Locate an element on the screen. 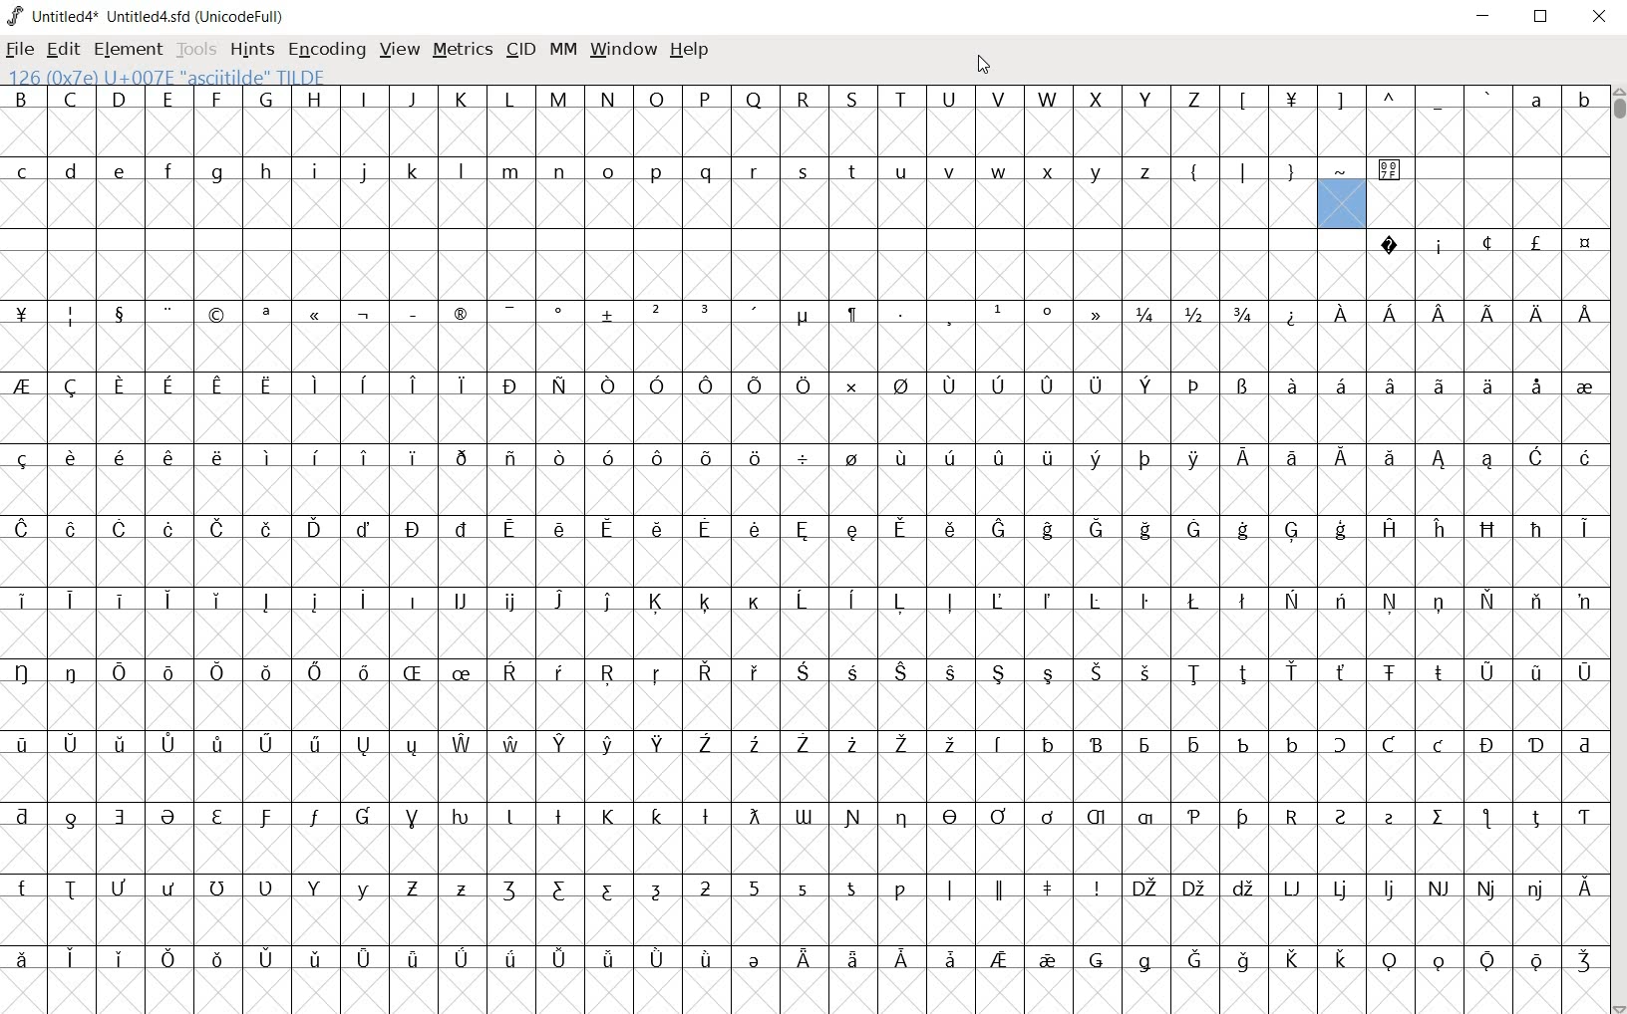 This screenshot has height=1014, width=1627. EDIT is located at coordinates (61, 49).